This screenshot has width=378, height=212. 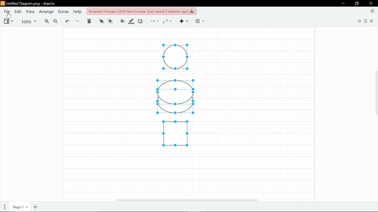 What do you see at coordinates (17, 12) in the screenshot?
I see `Edit` at bounding box center [17, 12].